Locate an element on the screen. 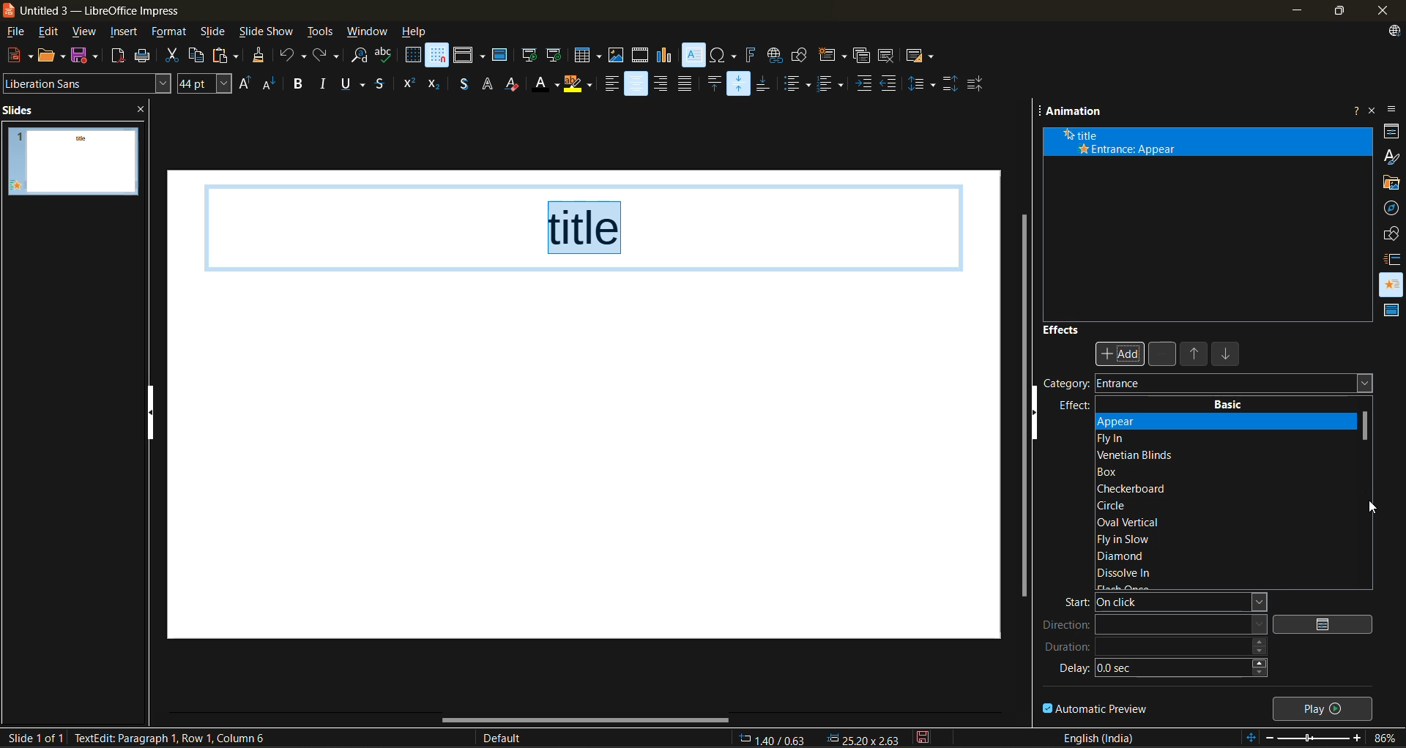 The width and height of the screenshot is (1406, 748). vertical scroll bar is located at coordinates (1369, 430).